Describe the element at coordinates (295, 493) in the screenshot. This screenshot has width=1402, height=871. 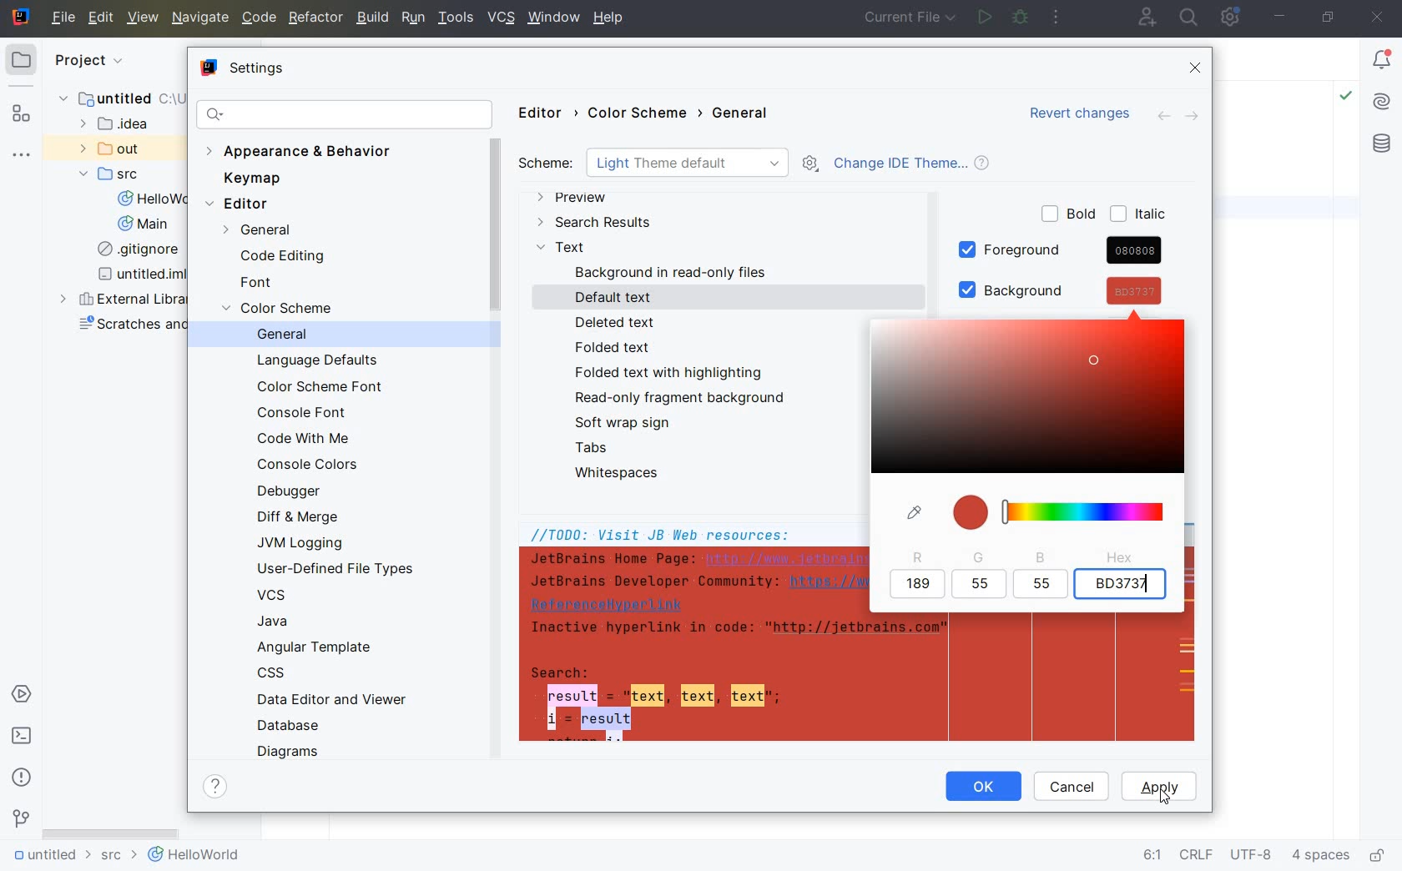
I see `DEBUGGER` at that location.